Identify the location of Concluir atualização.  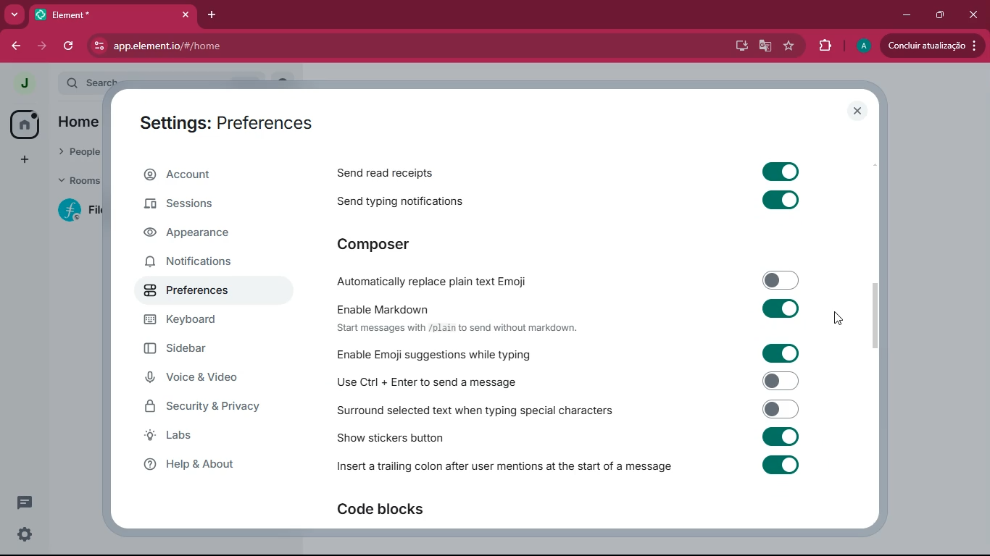
(935, 46).